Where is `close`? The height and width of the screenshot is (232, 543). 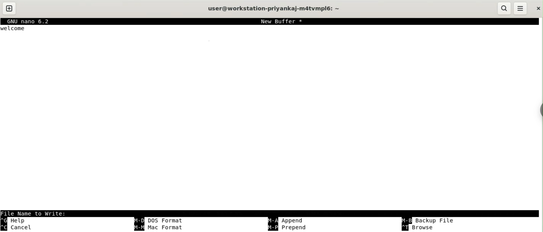 close is located at coordinates (536, 9).